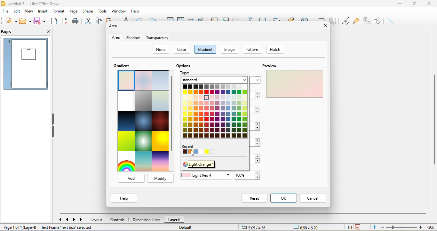 The height and width of the screenshot is (231, 437). What do you see at coordinates (181, 18) in the screenshot?
I see `snap to grids` at bounding box center [181, 18].